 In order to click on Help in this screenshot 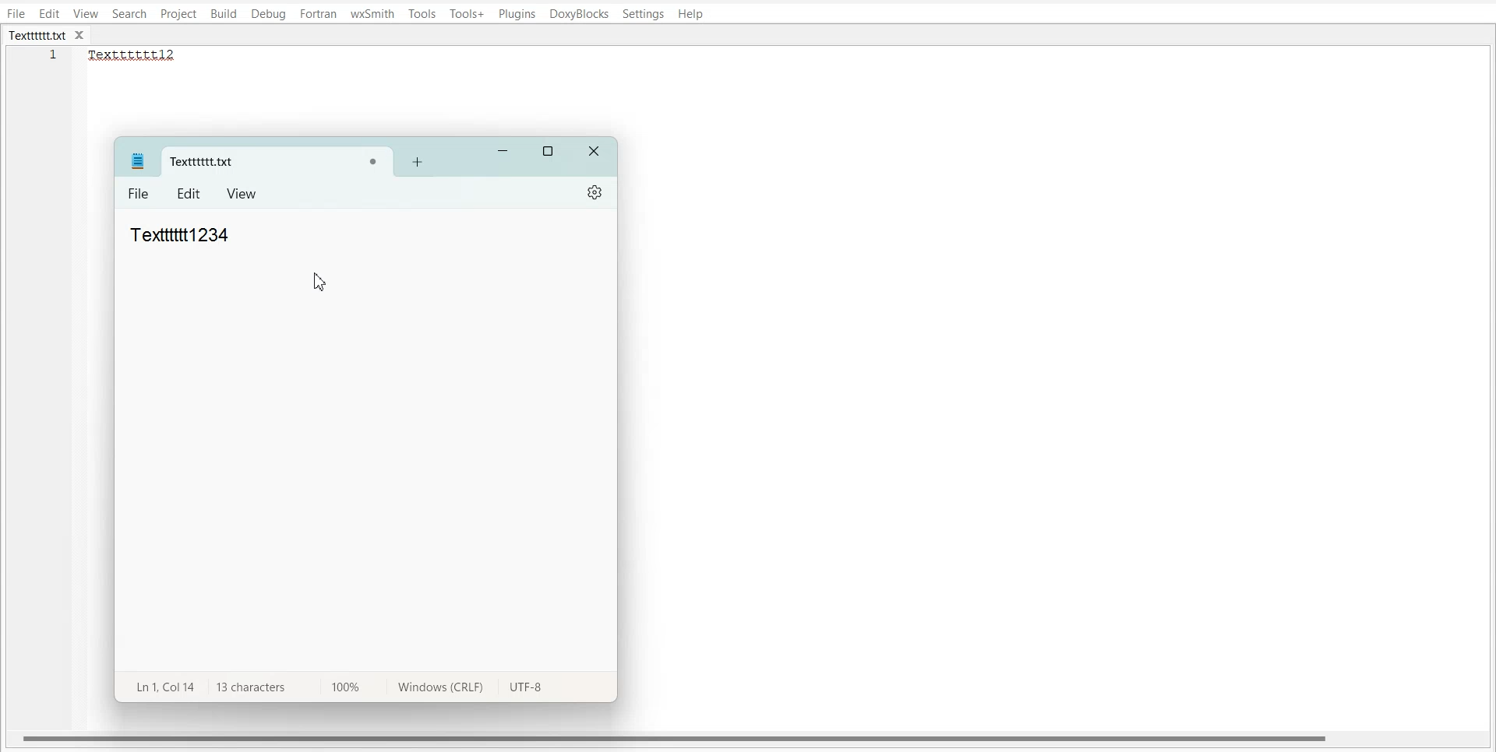, I will do `click(690, 15)`.